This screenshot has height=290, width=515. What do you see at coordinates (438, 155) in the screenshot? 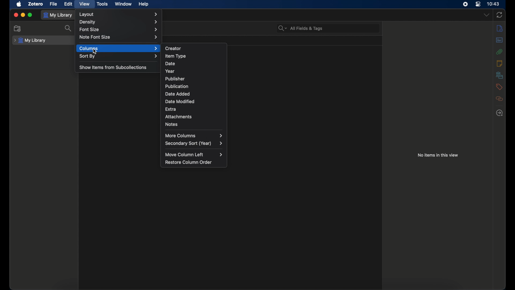
I see `no items in this view` at bounding box center [438, 155].